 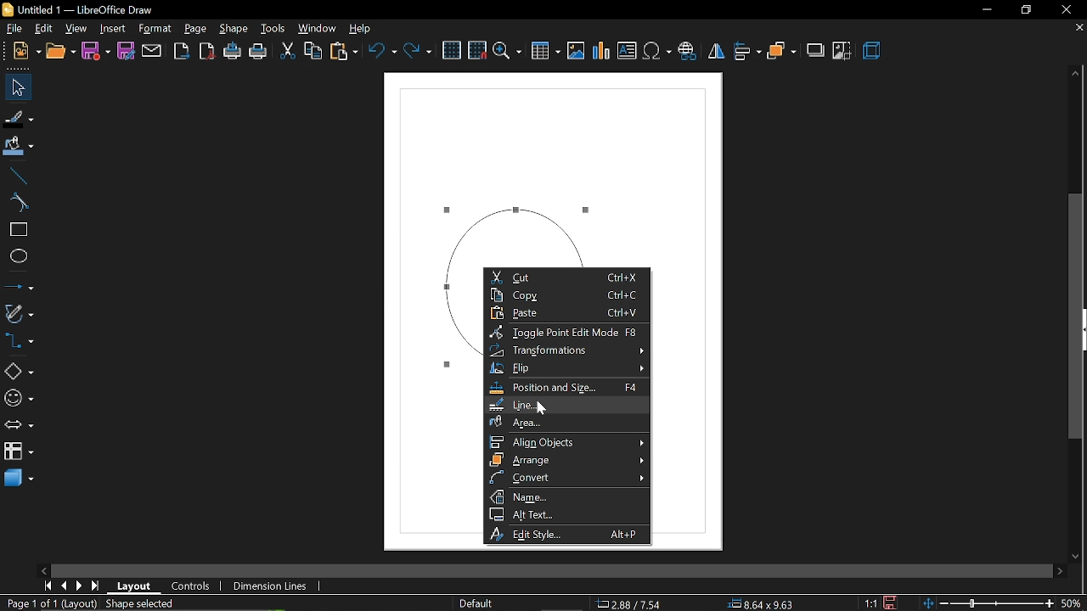 I want to click on 8.64x9.63, so click(x=767, y=605).